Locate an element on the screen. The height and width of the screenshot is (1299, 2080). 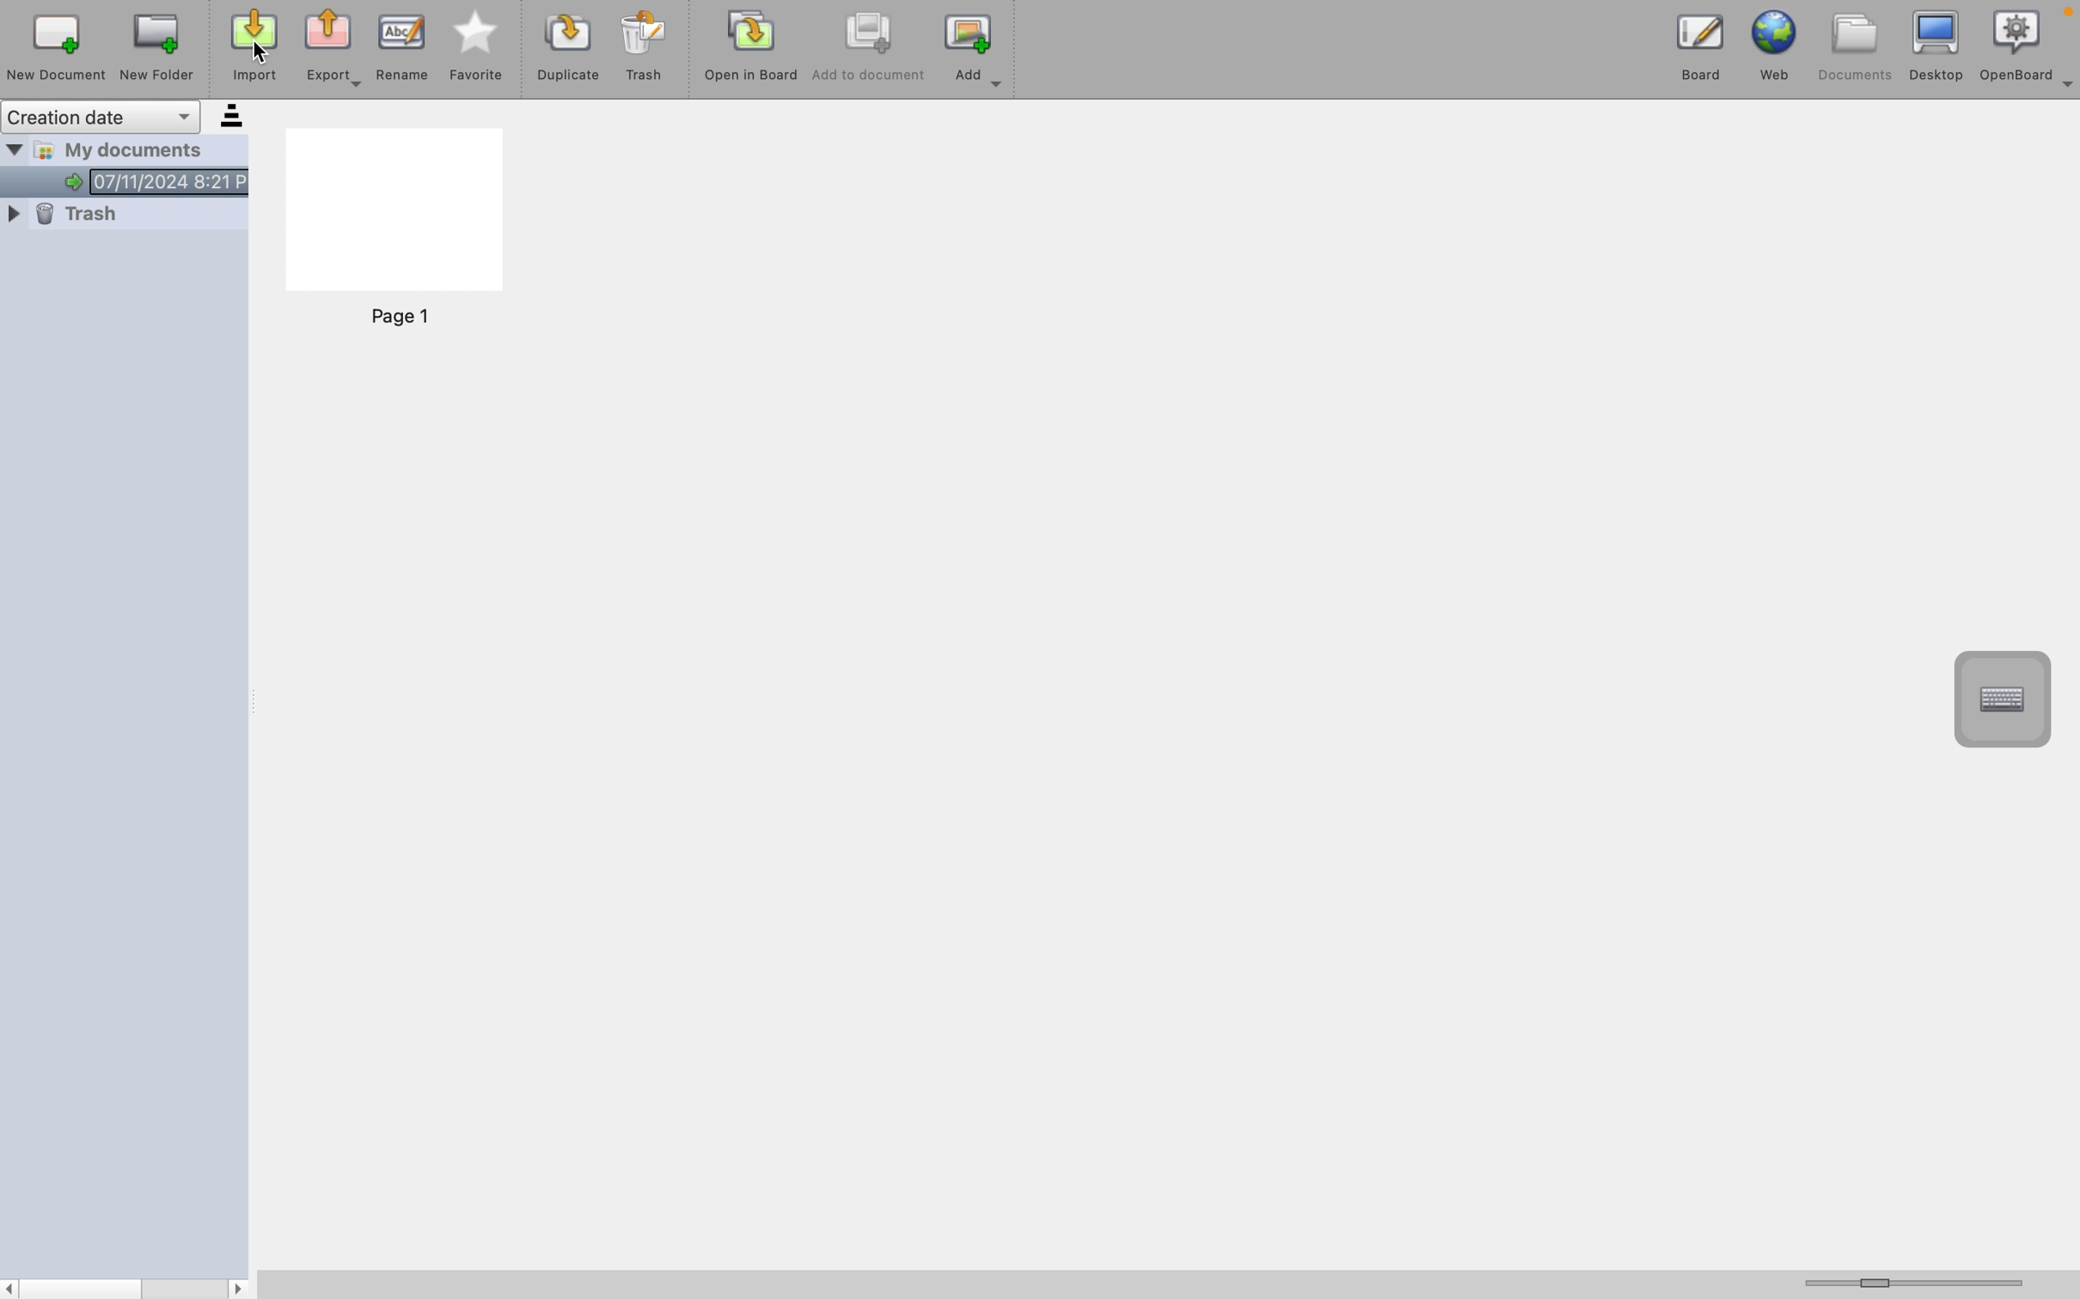
creation date is located at coordinates (126, 116).